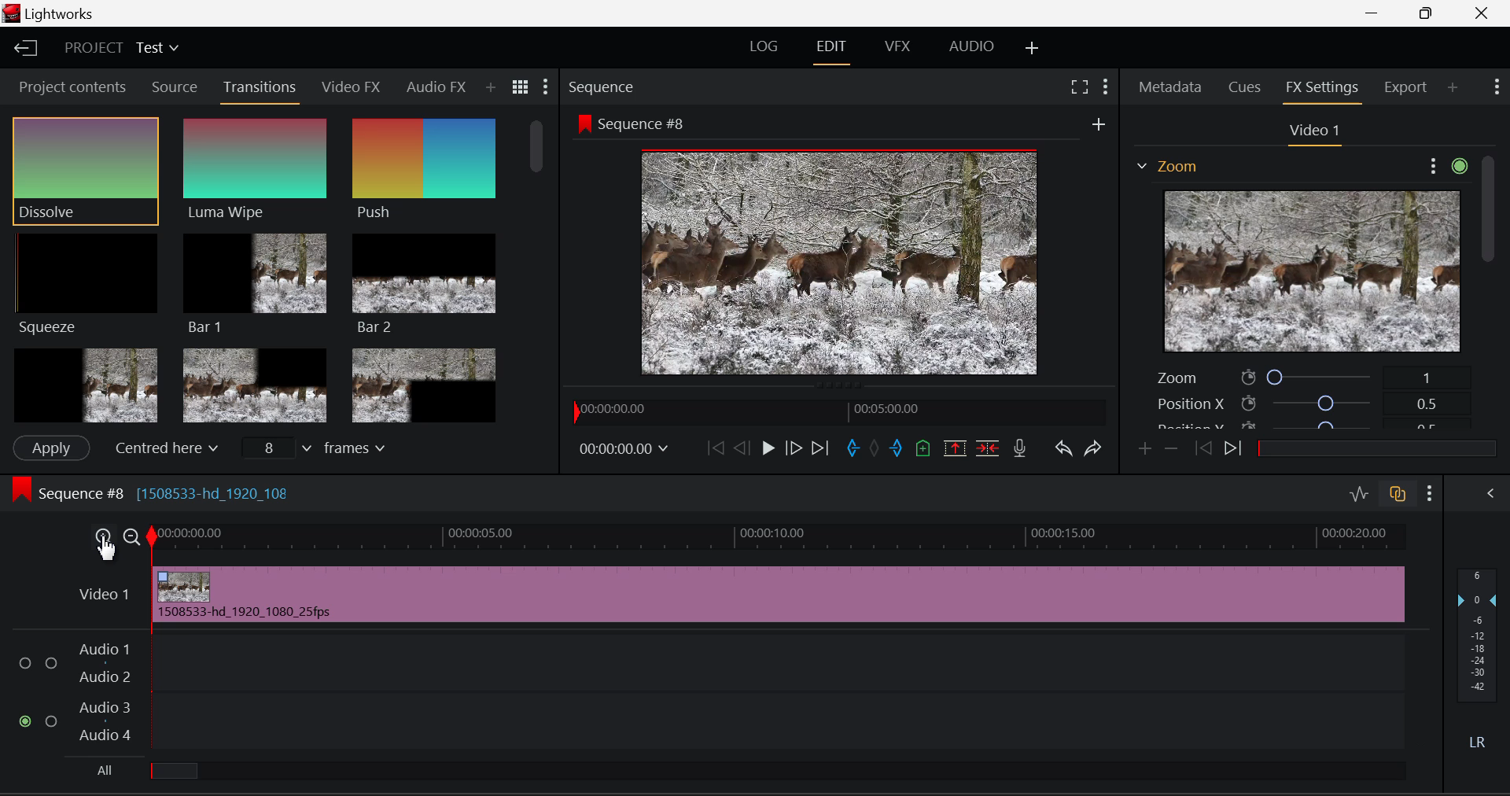  I want to click on Audio Input Checkbox, so click(51, 721).